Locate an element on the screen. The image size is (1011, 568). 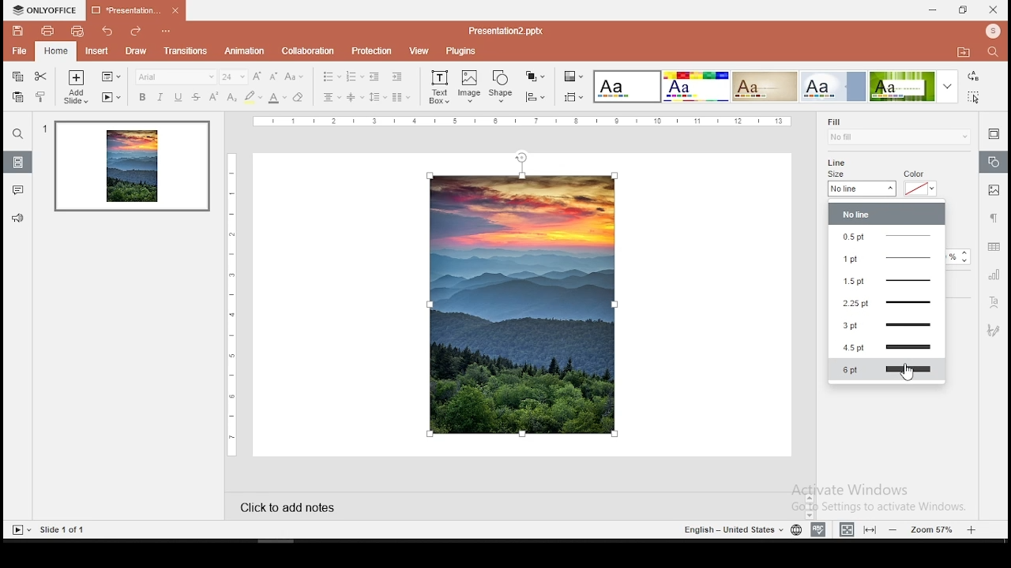
protection is located at coordinates (373, 52).